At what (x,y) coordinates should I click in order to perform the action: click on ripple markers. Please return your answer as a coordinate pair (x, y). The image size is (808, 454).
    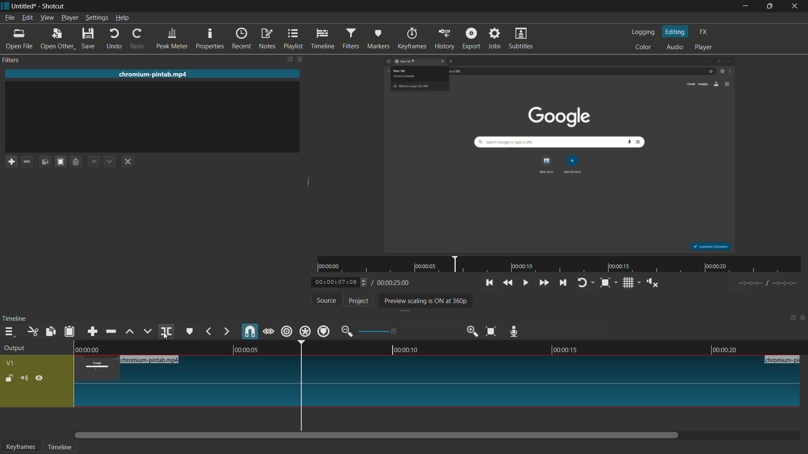
    Looking at the image, I should click on (324, 331).